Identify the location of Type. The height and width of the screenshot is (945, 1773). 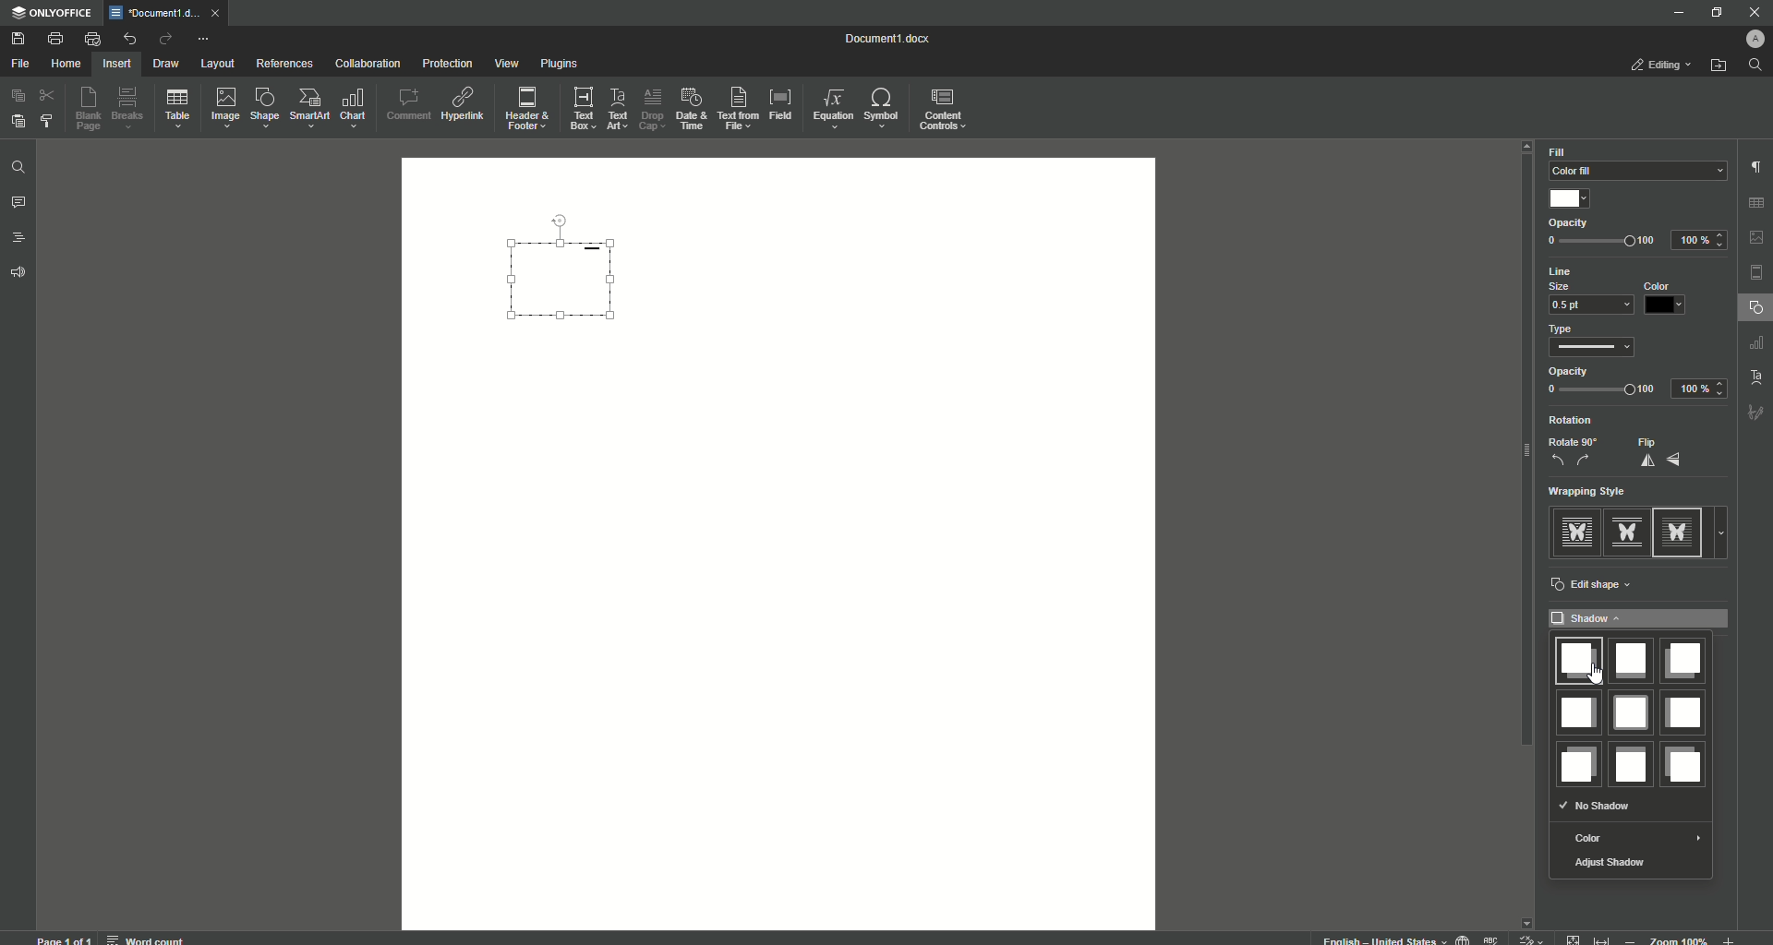
(1568, 329).